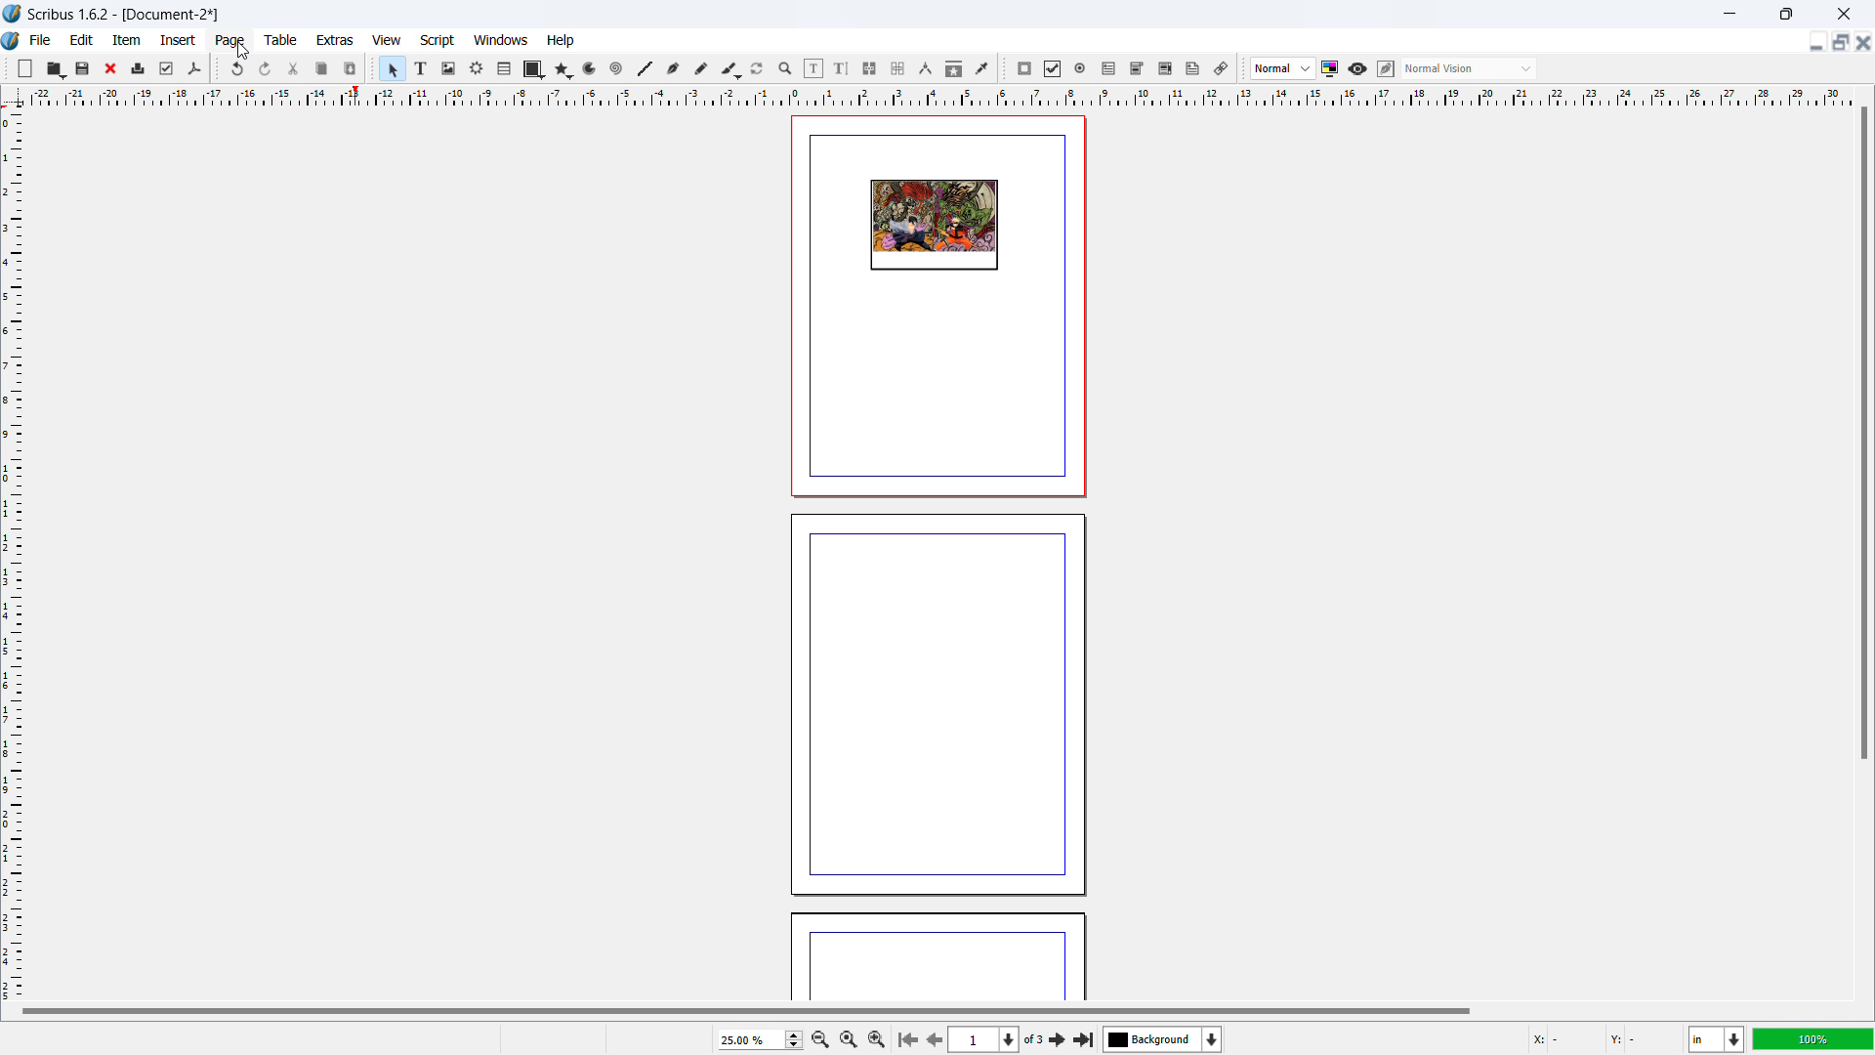  I want to click on save, so click(84, 67).